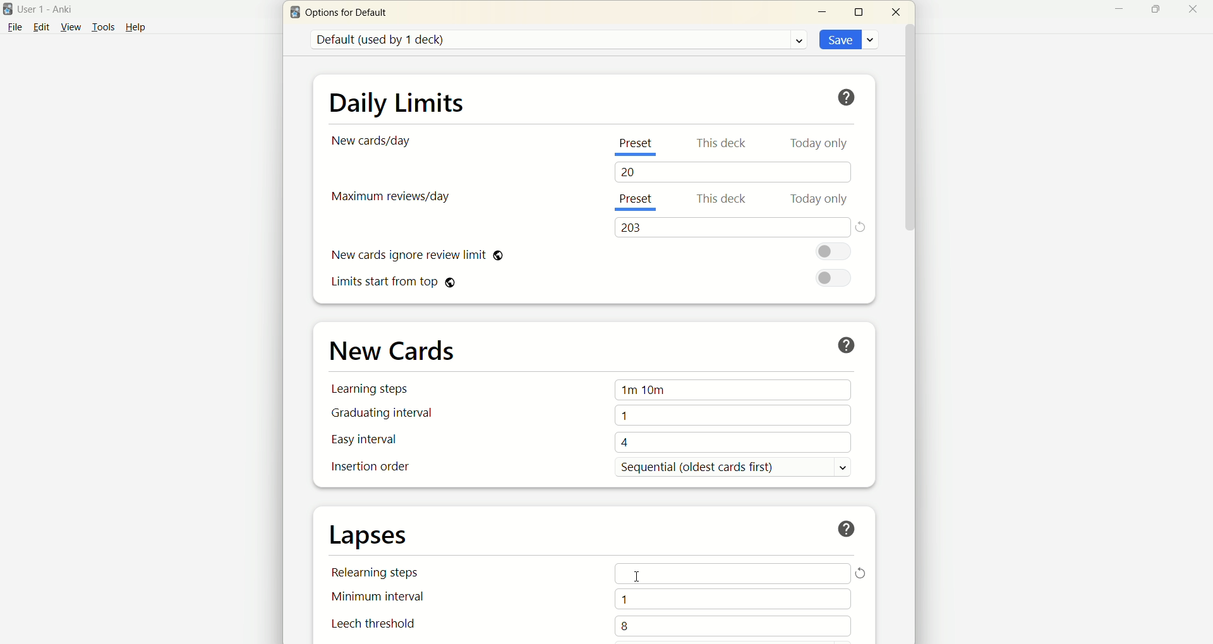 Image resolution: width=1213 pixels, height=644 pixels. Describe the element at coordinates (896, 11) in the screenshot. I see `close` at that location.